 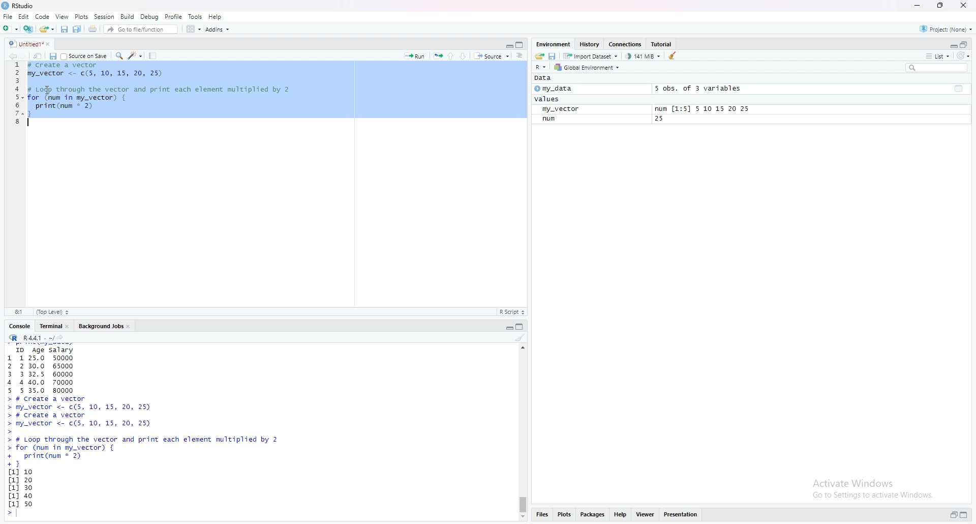 What do you see at coordinates (704, 109) in the screenshot?
I see `num [1:5] 5 10 15 20 25` at bounding box center [704, 109].